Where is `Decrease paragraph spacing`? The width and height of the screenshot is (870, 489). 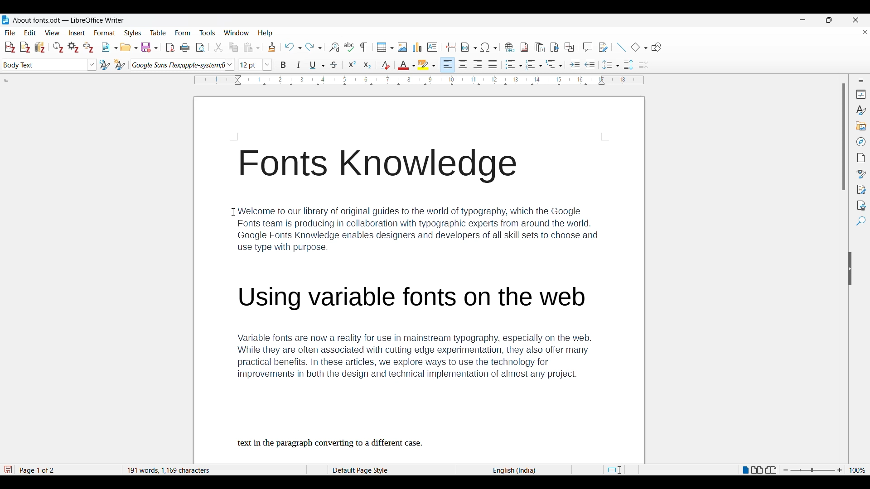
Decrease paragraph spacing is located at coordinates (644, 65).